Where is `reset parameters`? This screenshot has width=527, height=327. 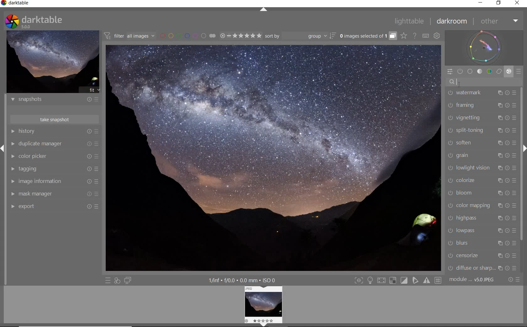 reset parameters is located at coordinates (508, 269).